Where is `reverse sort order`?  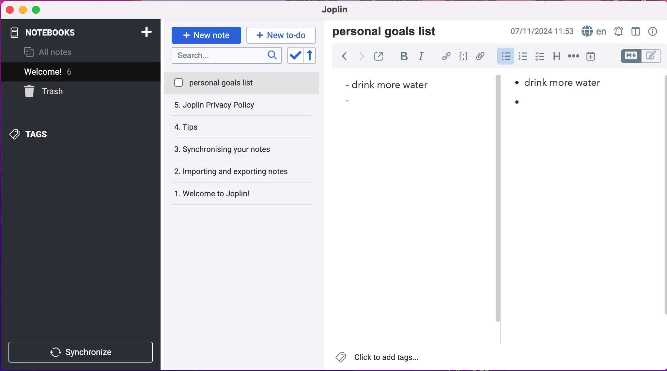 reverse sort order is located at coordinates (314, 56).